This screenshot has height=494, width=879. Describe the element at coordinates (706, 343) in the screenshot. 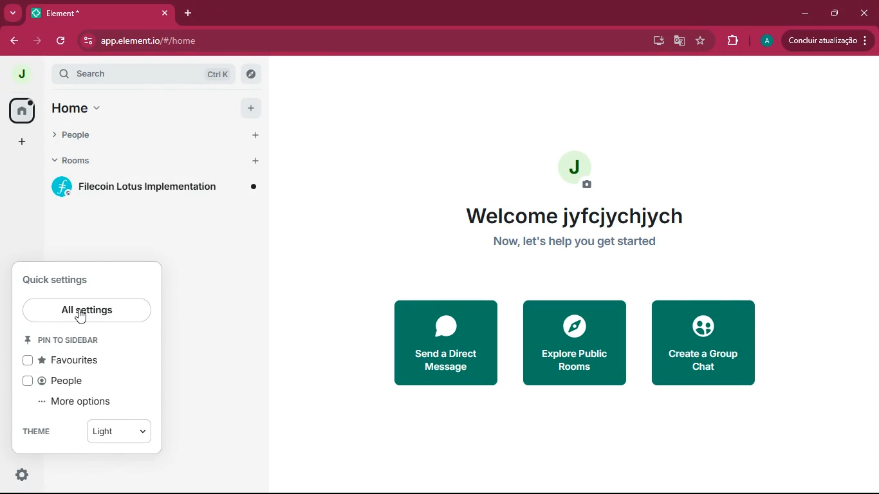

I see `create a group chat` at that location.